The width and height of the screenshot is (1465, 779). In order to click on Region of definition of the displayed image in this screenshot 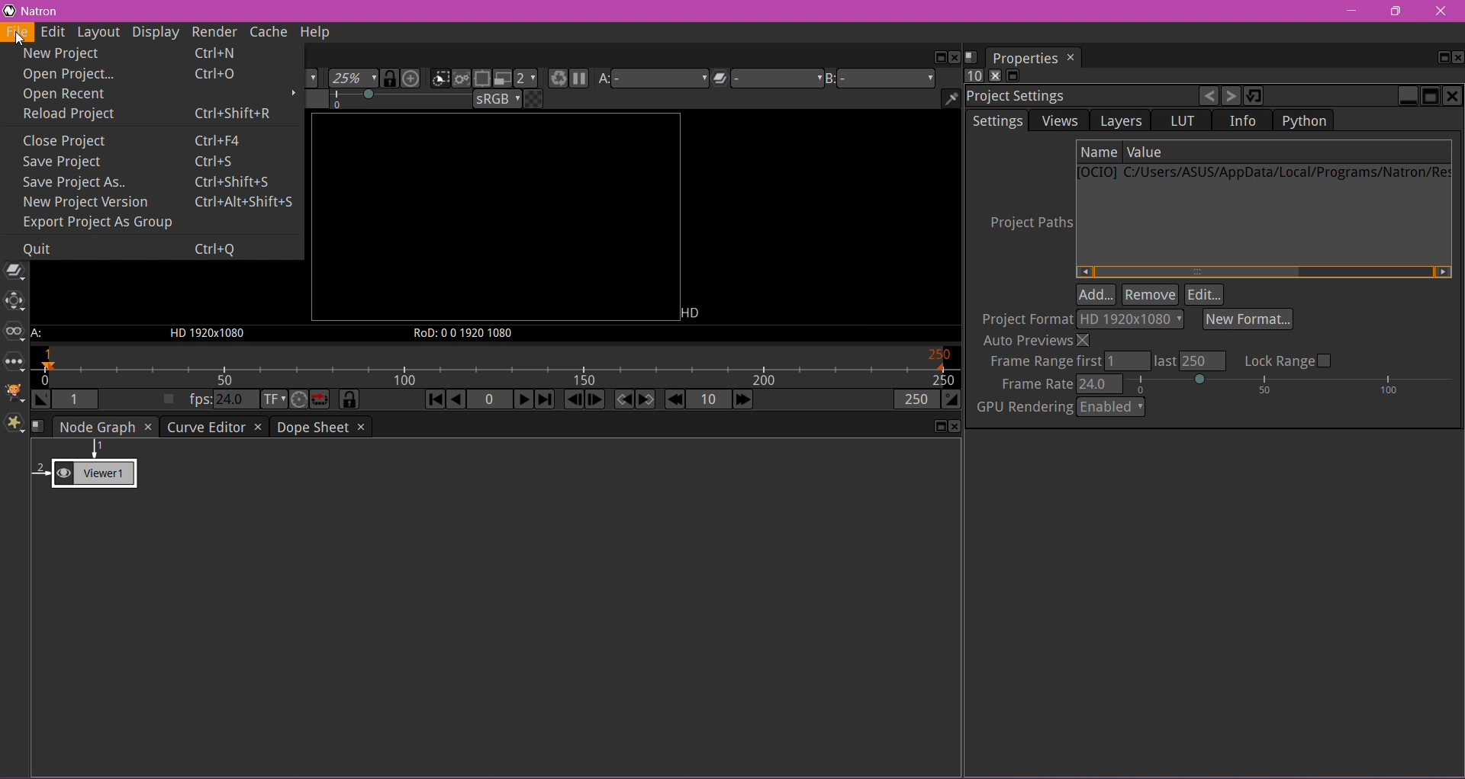, I will do `click(462, 333)`.